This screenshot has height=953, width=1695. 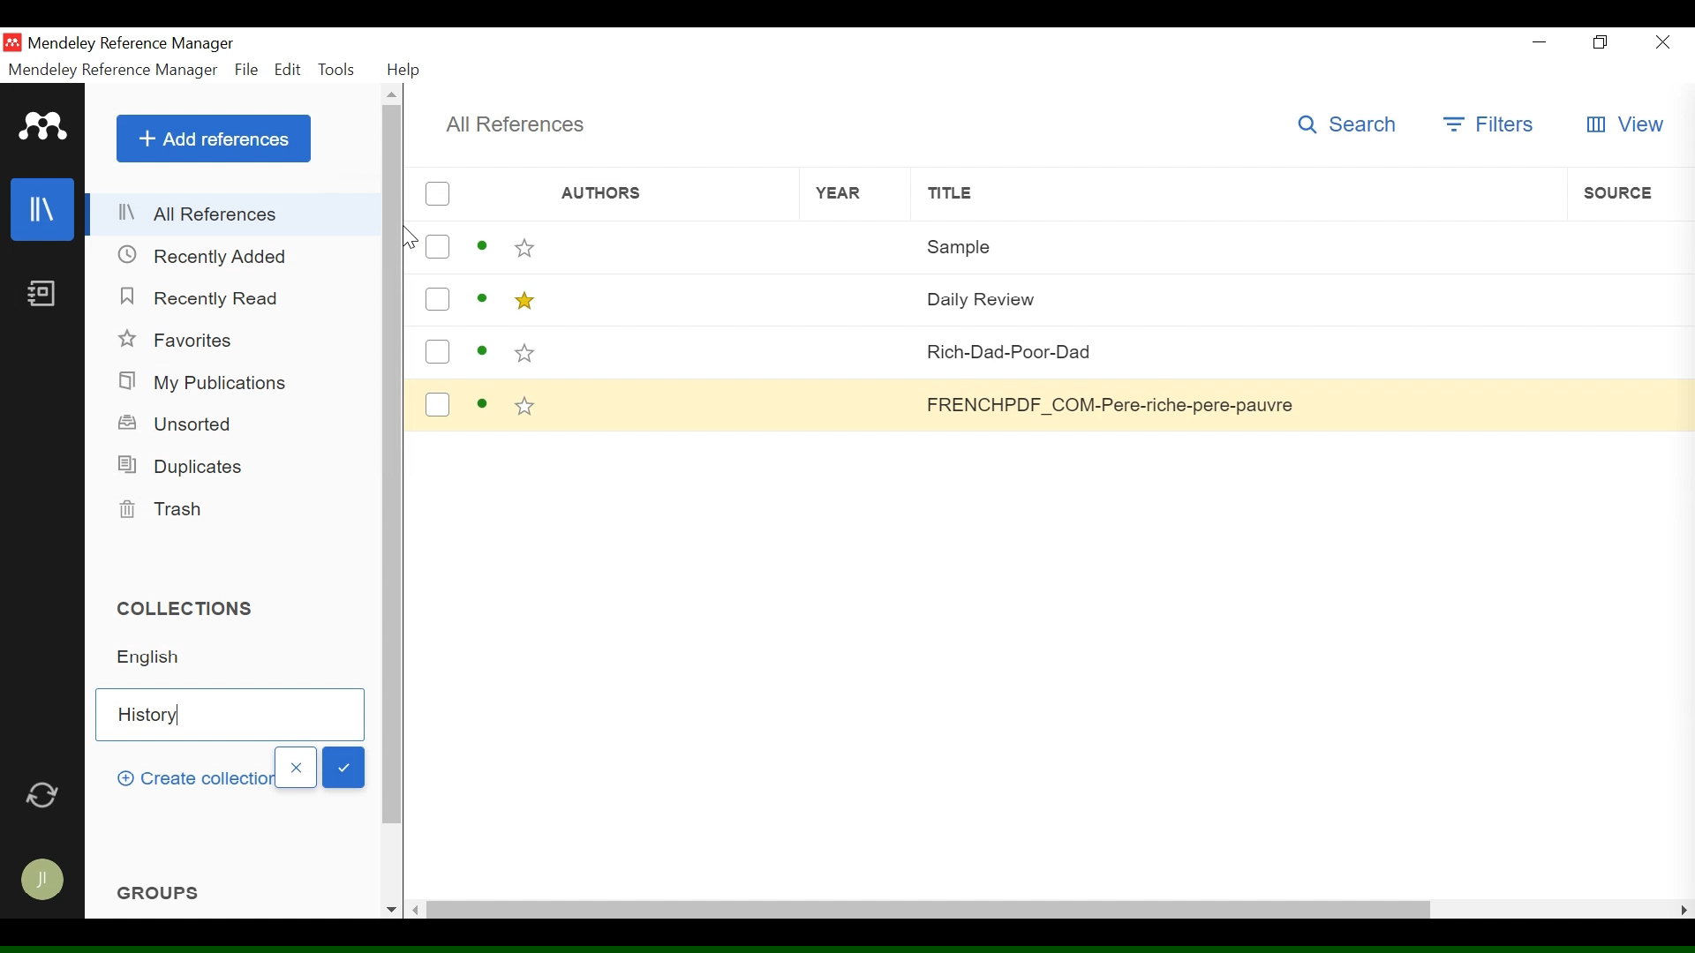 I want to click on Year, so click(x=857, y=354).